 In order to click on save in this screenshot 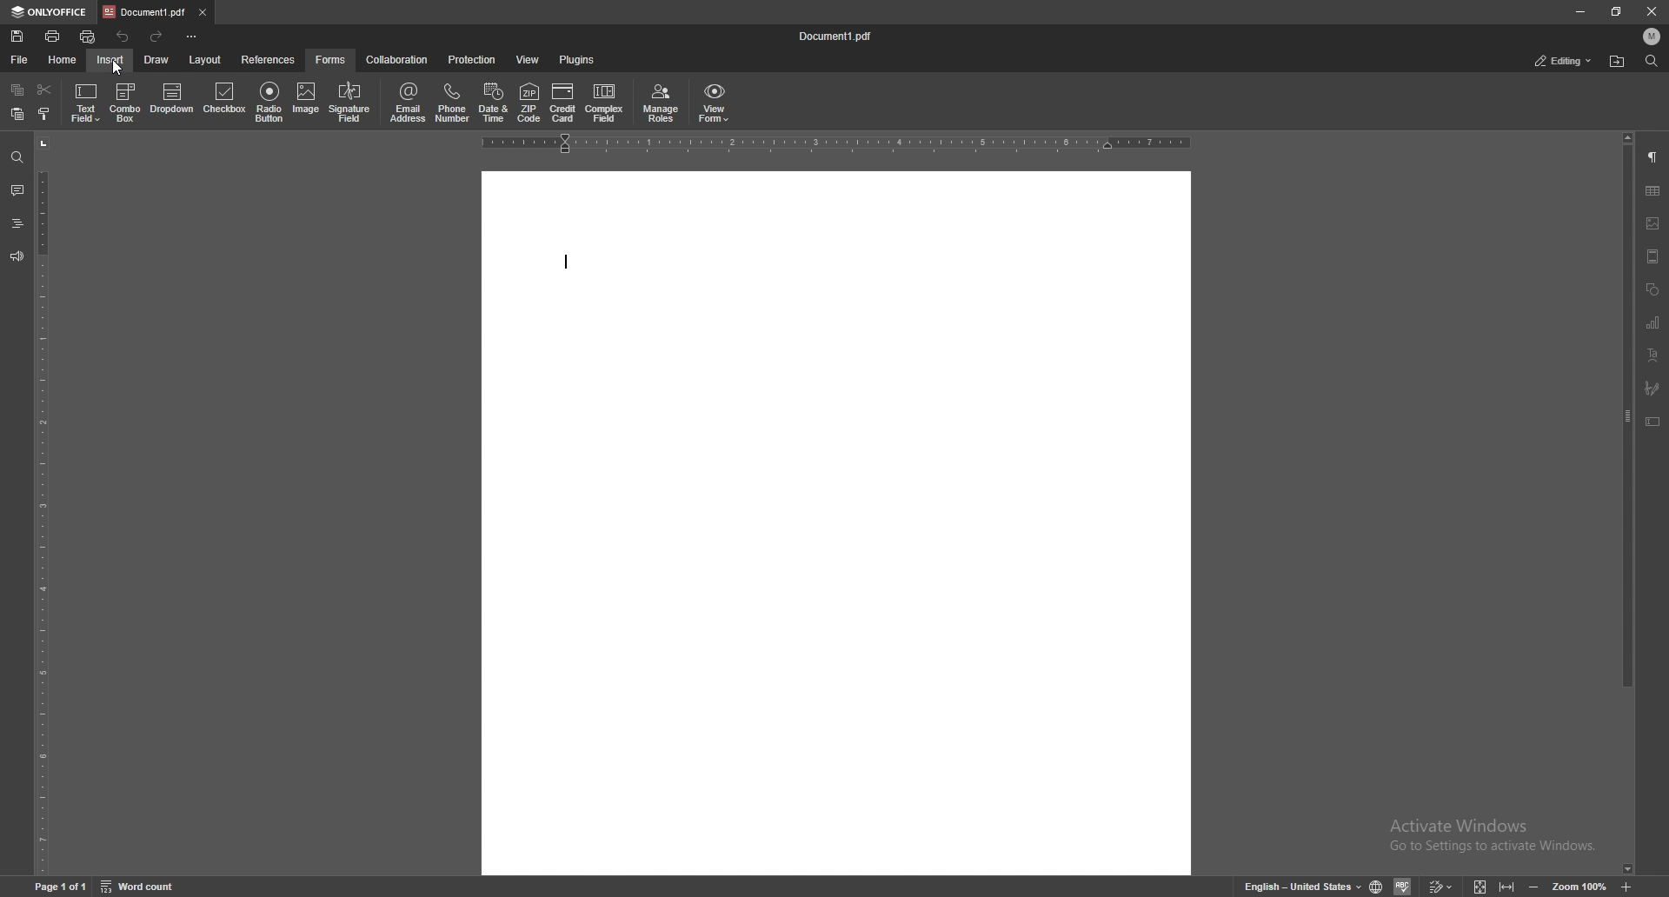, I will do `click(19, 37)`.